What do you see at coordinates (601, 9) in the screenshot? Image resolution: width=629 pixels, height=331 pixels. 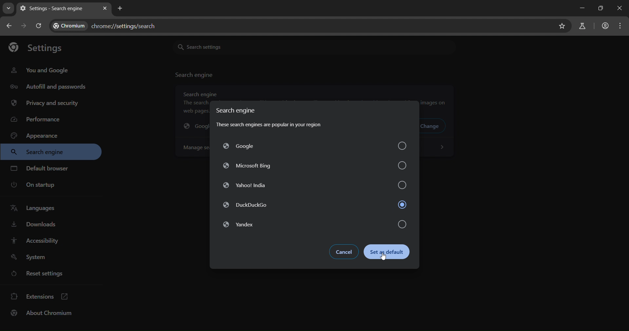 I see `restore down` at bounding box center [601, 9].